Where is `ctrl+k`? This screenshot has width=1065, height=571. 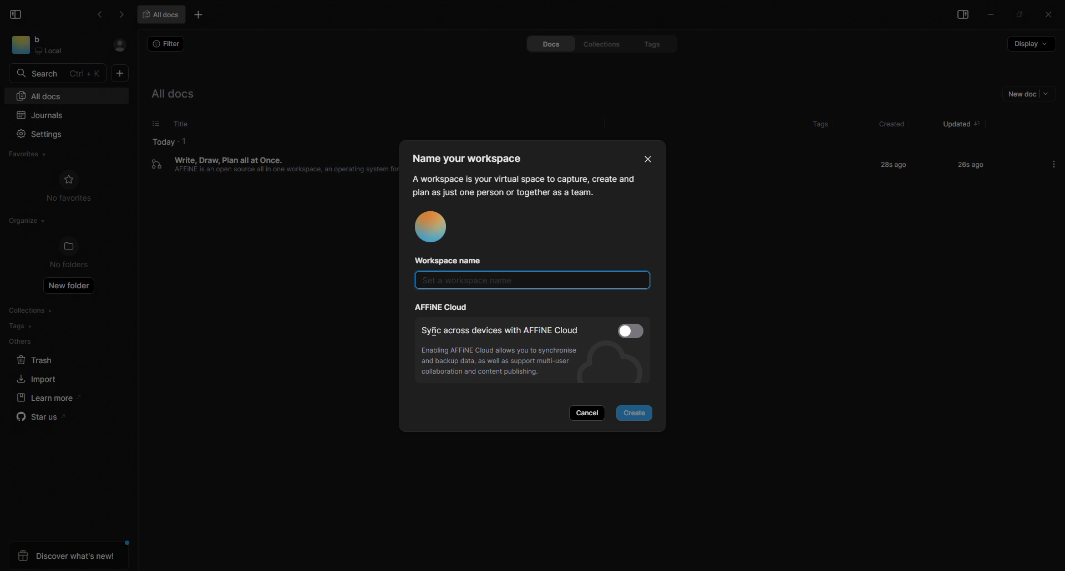
ctrl+k is located at coordinates (87, 73).